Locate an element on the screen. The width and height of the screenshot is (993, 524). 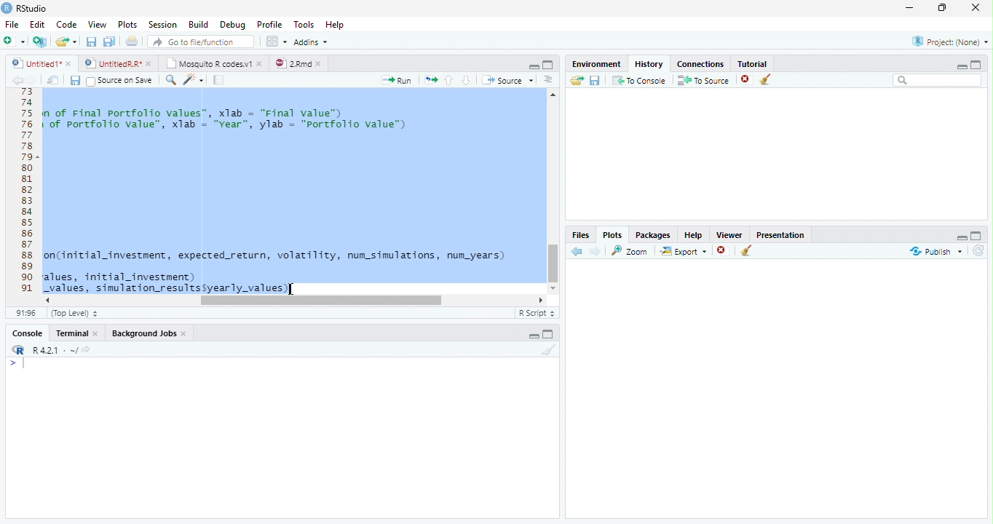
Save current file is located at coordinates (90, 41).